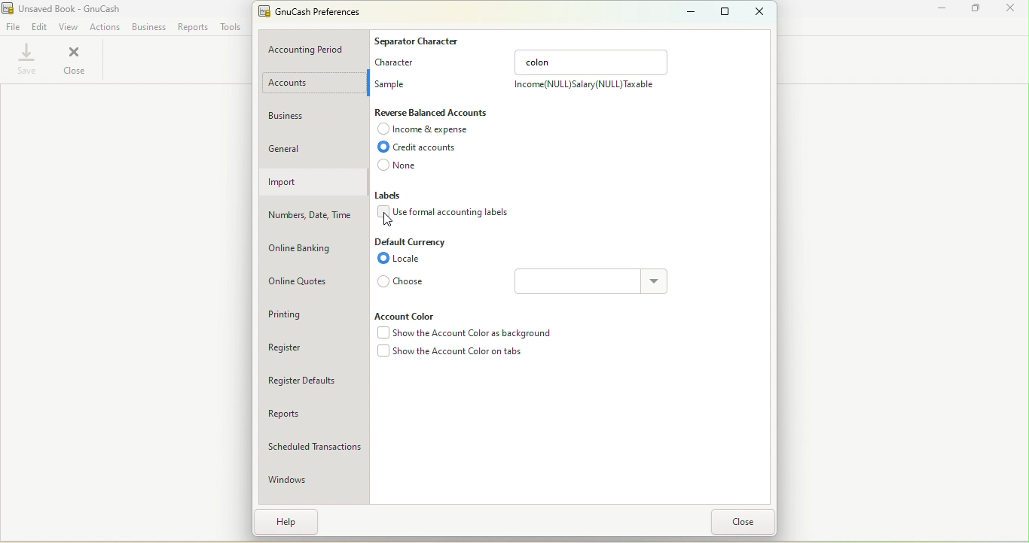  I want to click on Accounting period, so click(316, 48).